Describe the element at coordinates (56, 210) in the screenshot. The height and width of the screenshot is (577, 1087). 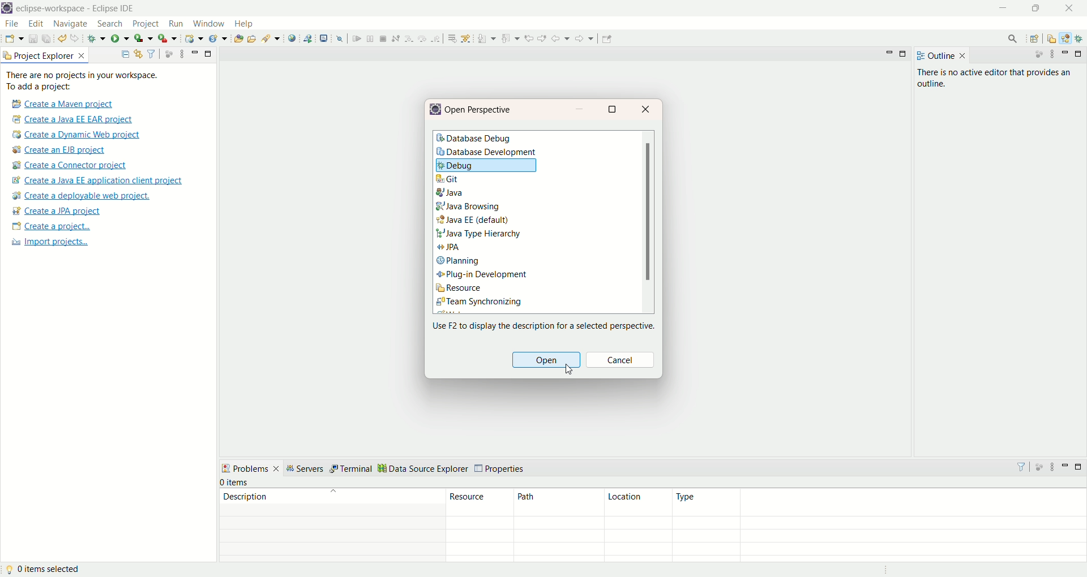
I see `create a JPA project` at that location.